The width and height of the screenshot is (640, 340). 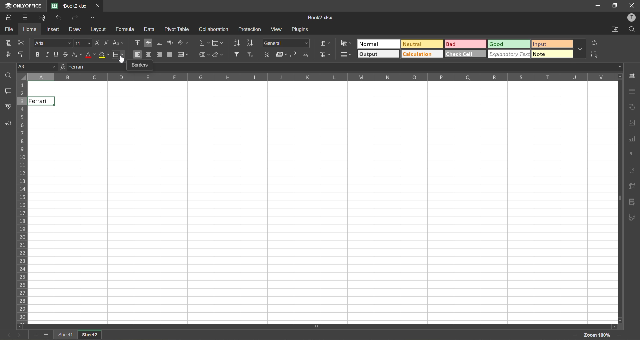 What do you see at coordinates (632, 139) in the screenshot?
I see `charts` at bounding box center [632, 139].